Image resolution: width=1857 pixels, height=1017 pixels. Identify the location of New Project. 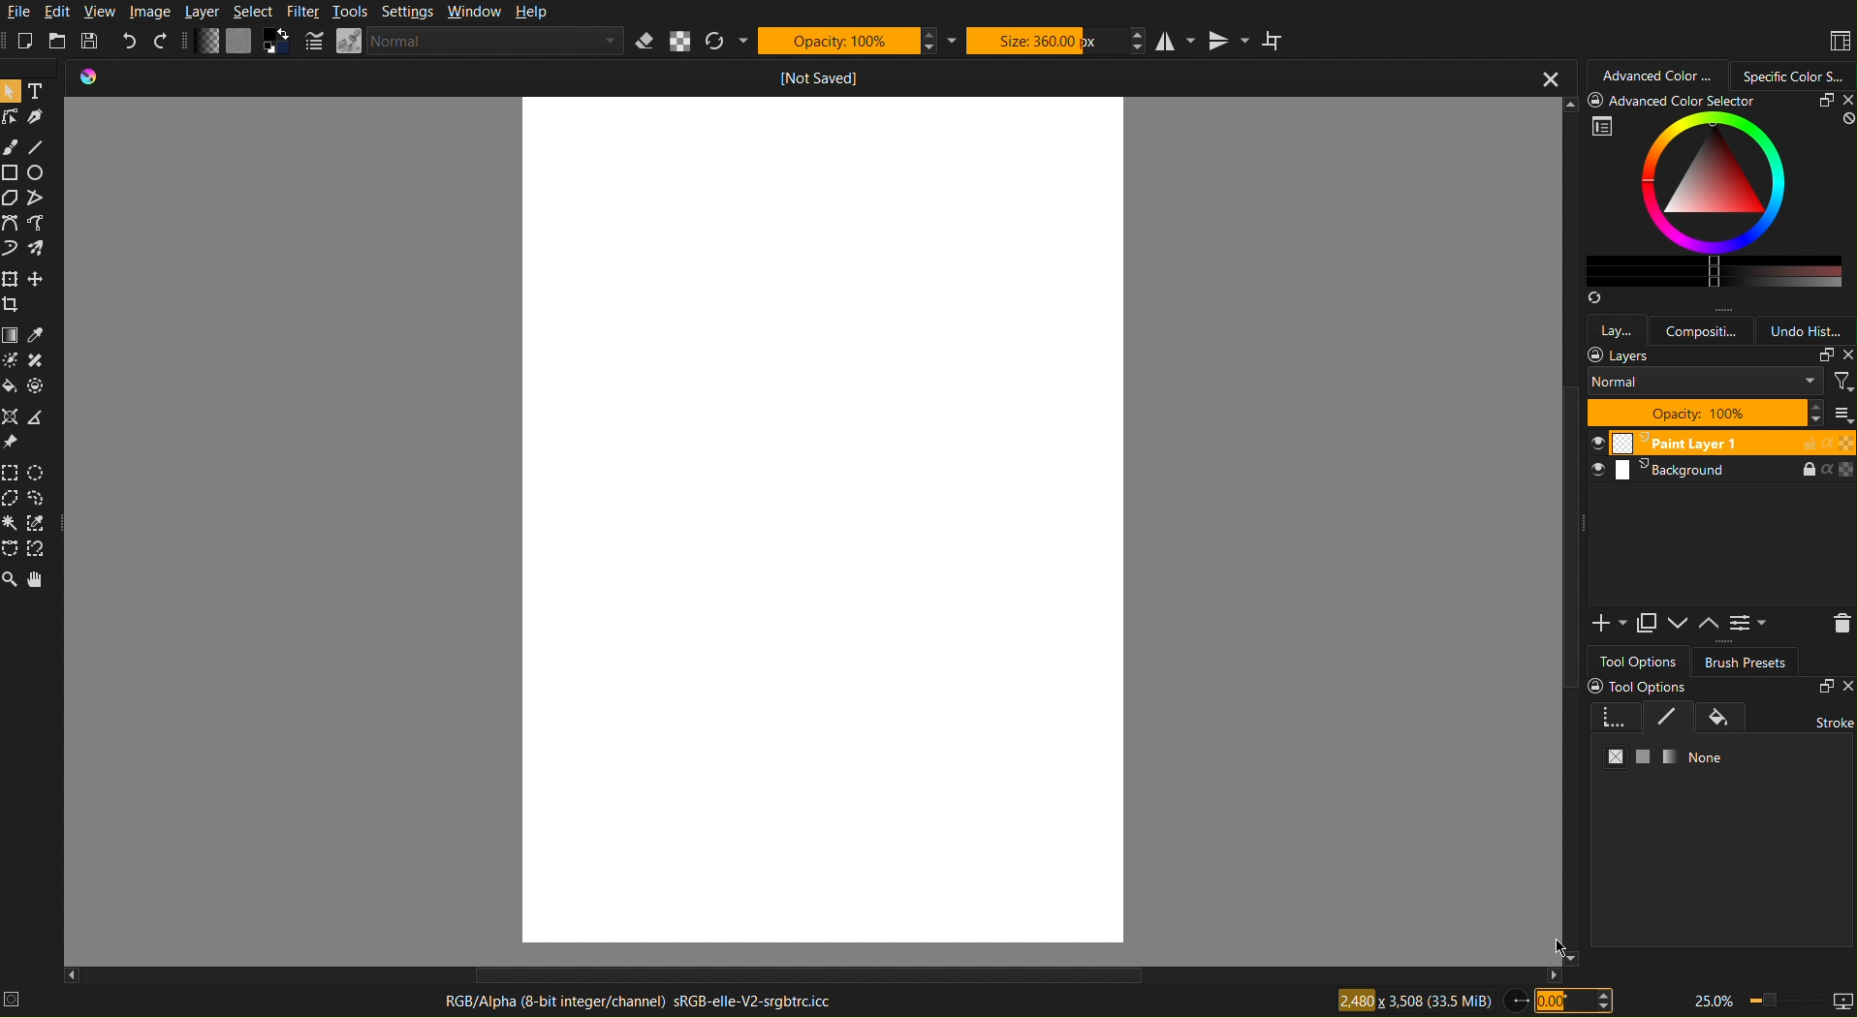
(24, 41).